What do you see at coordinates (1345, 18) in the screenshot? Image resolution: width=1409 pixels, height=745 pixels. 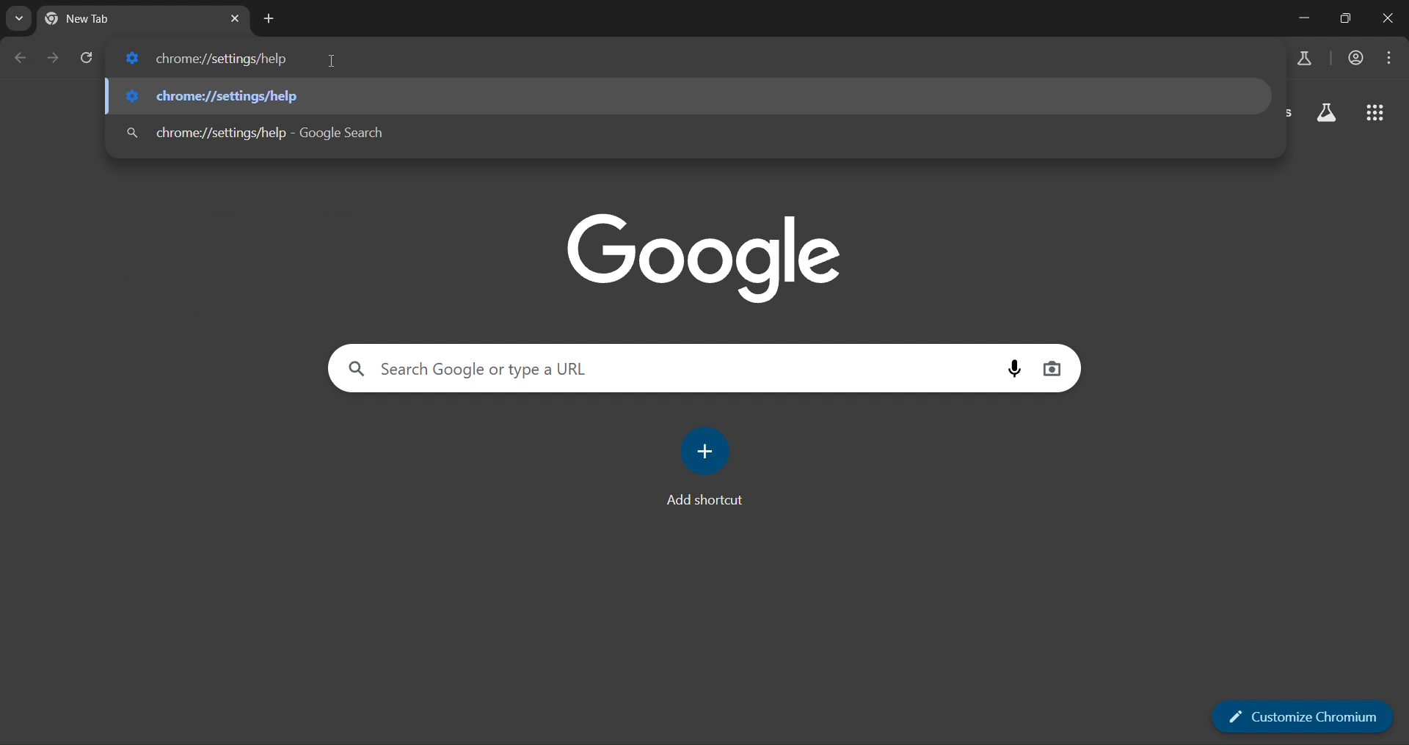 I see `Maximize` at bounding box center [1345, 18].